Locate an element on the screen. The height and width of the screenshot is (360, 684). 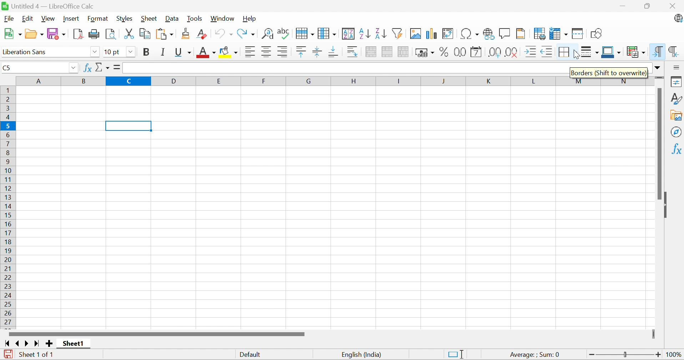
File is located at coordinates (9, 18).